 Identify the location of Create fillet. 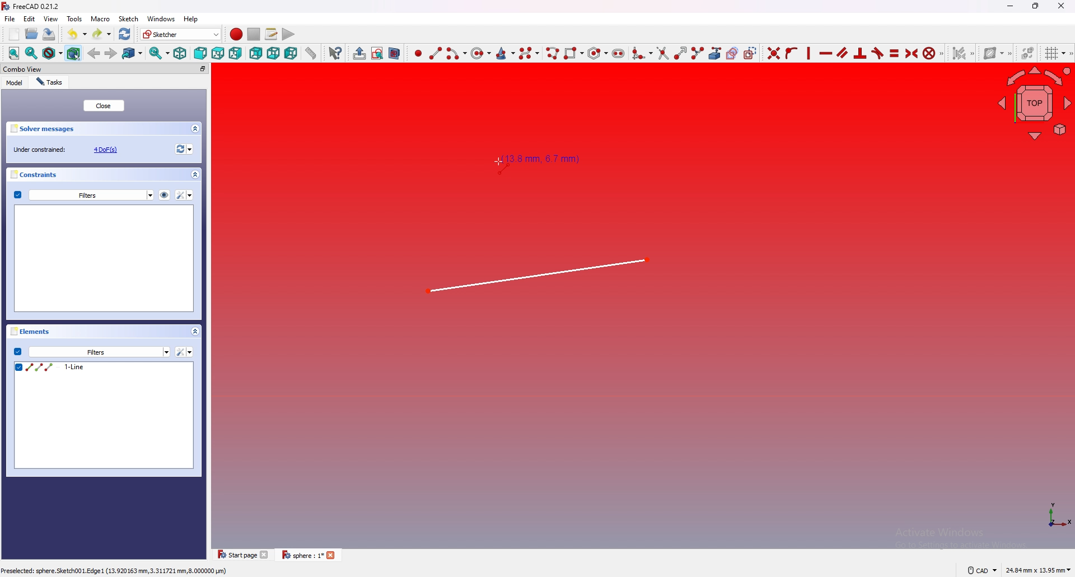
(641, 52).